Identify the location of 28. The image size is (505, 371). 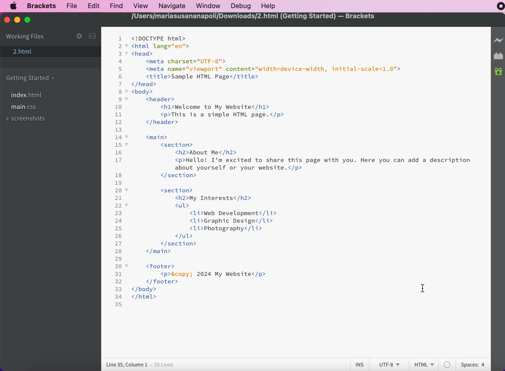
(118, 251).